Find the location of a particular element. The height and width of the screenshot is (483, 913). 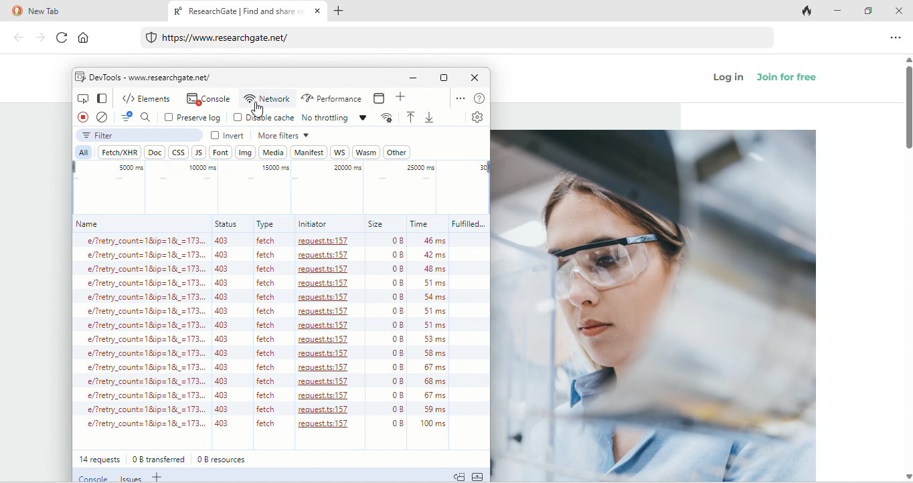

all types: fetch is located at coordinates (270, 341).